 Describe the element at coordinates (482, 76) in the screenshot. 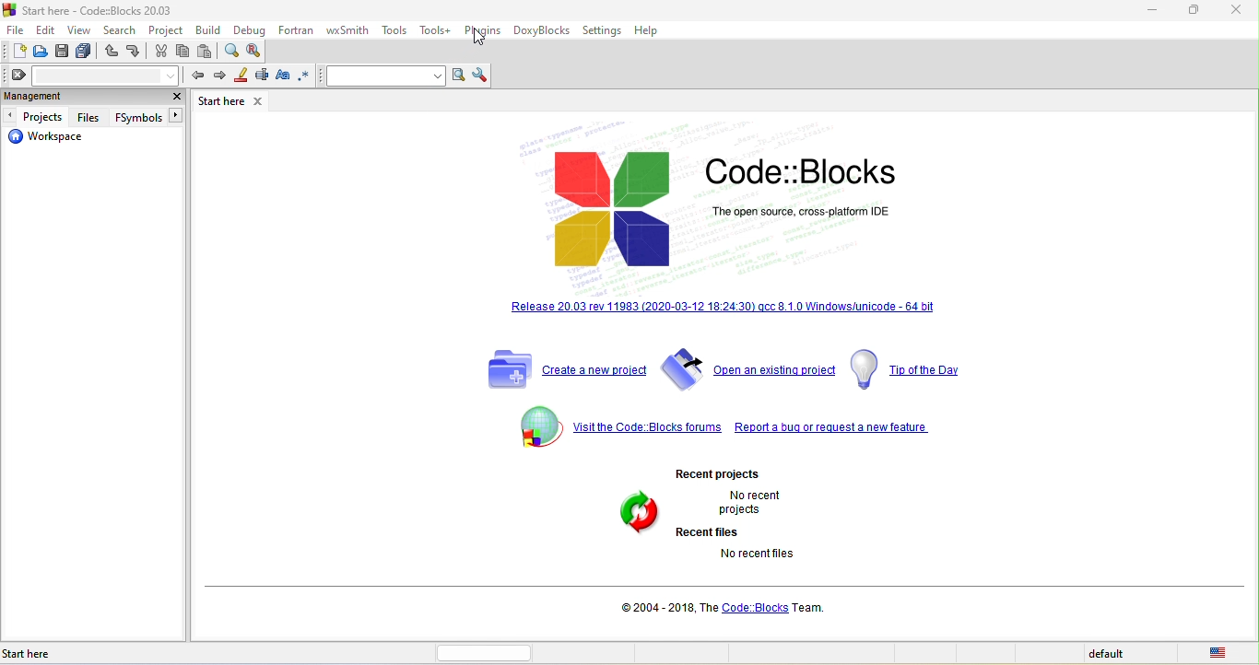

I see `show option window` at that location.